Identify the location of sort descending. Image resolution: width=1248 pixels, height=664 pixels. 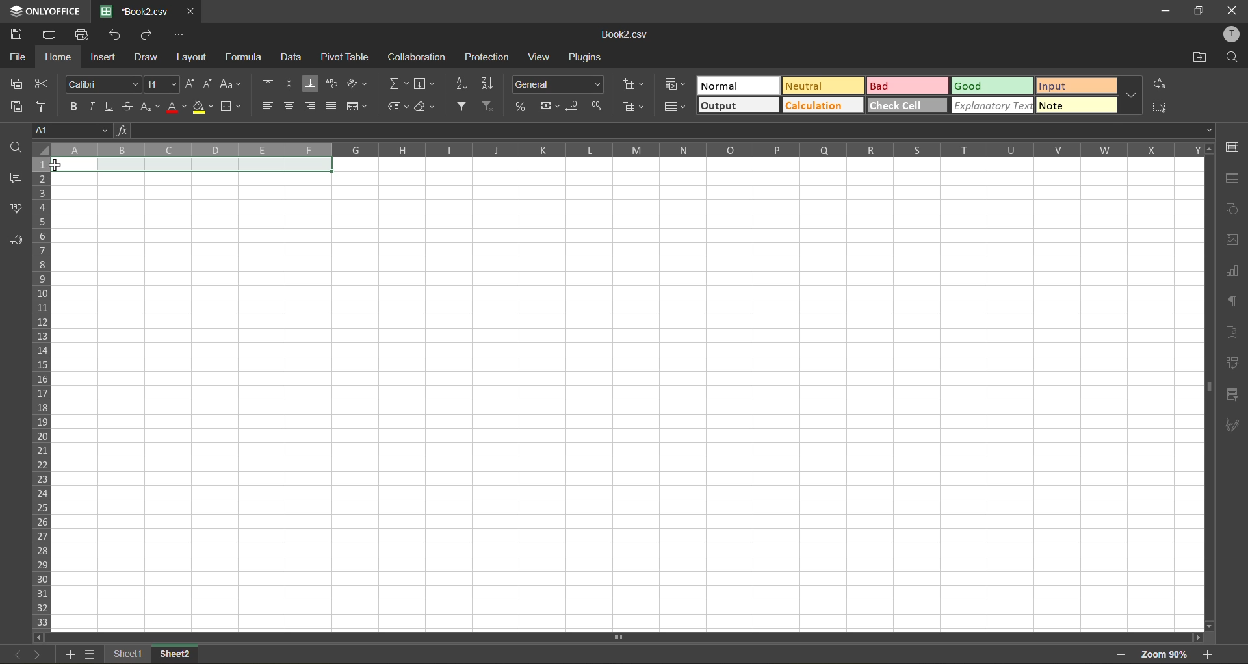
(487, 84).